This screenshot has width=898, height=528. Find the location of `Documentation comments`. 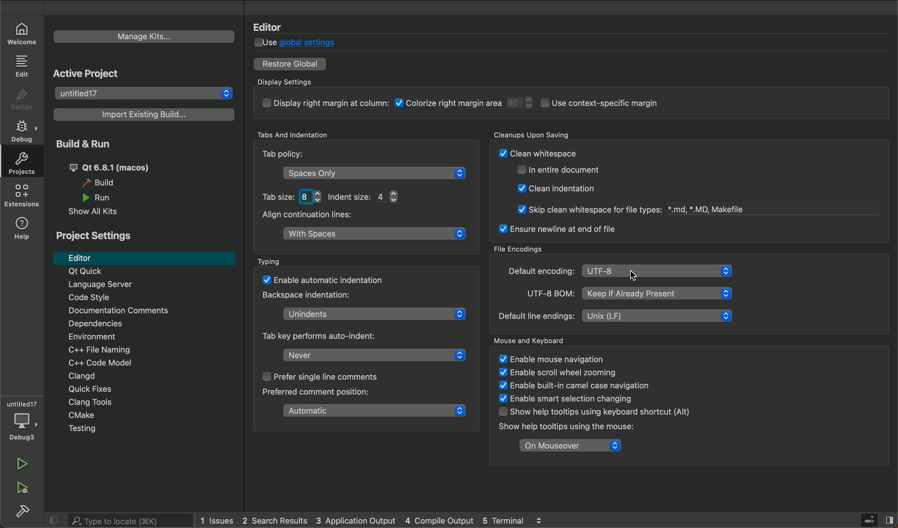

Documentation comments is located at coordinates (141, 311).